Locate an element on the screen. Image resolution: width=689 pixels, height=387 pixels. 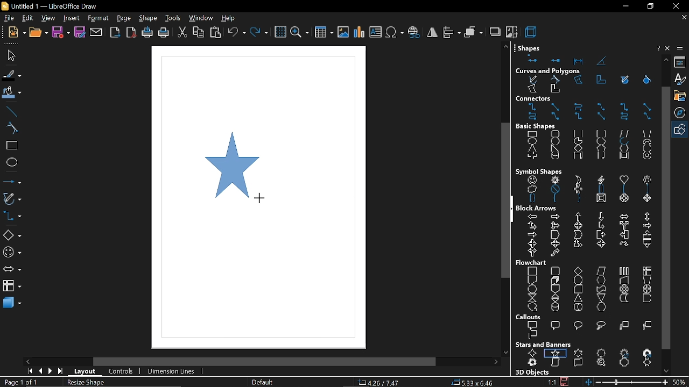
attach is located at coordinates (97, 33).